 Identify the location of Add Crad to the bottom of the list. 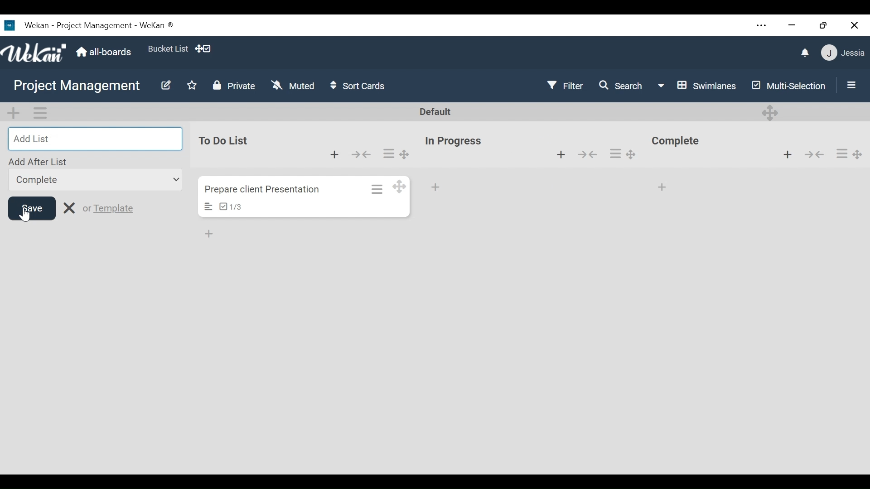
(661, 189).